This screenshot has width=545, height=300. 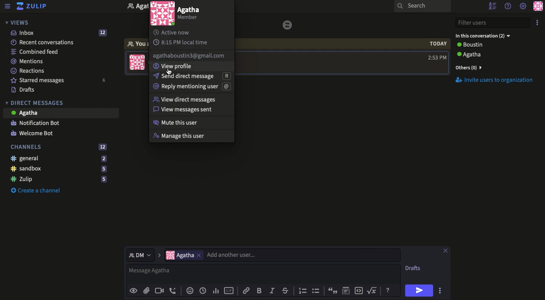 What do you see at coordinates (60, 169) in the screenshot?
I see `Sandbox` at bounding box center [60, 169].